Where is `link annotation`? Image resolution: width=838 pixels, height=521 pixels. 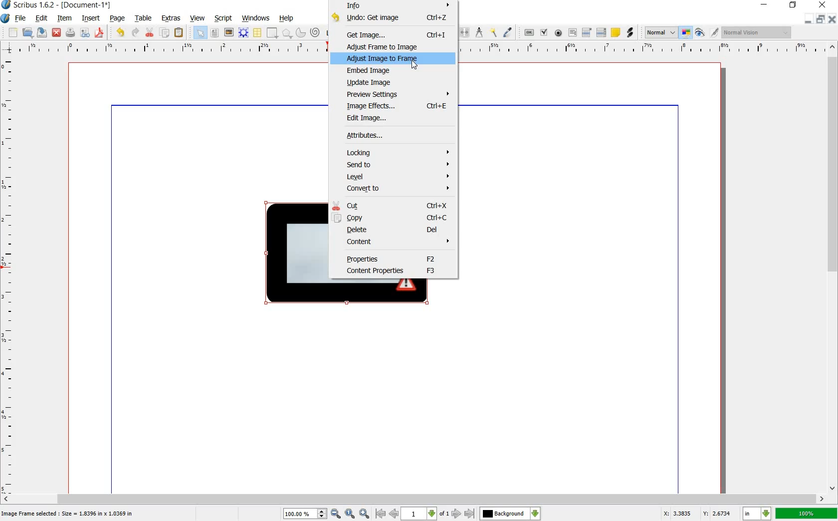
link annotation is located at coordinates (630, 33).